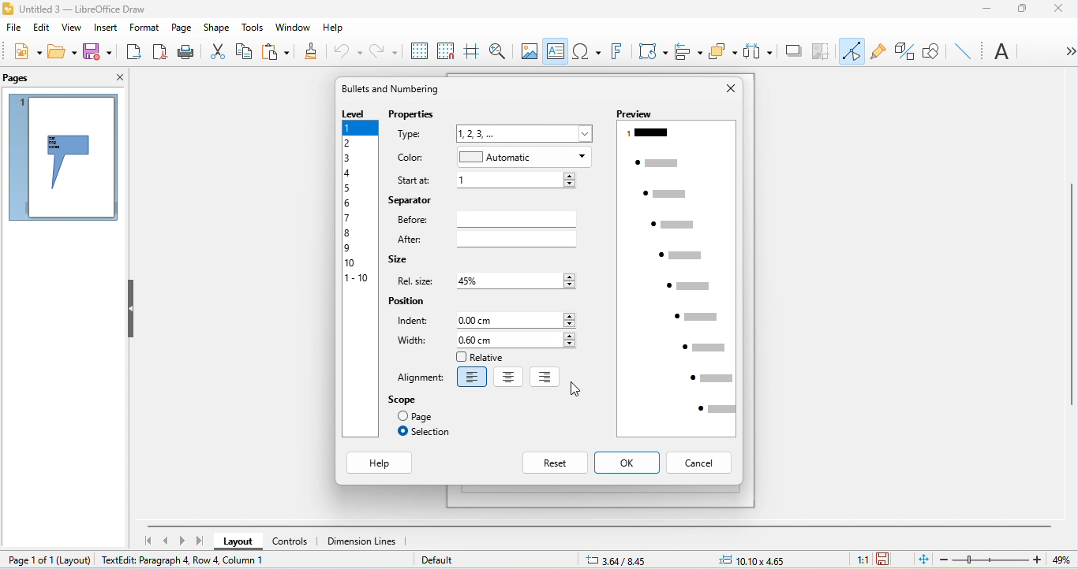  What do you see at coordinates (728, 90) in the screenshot?
I see `close` at bounding box center [728, 90].